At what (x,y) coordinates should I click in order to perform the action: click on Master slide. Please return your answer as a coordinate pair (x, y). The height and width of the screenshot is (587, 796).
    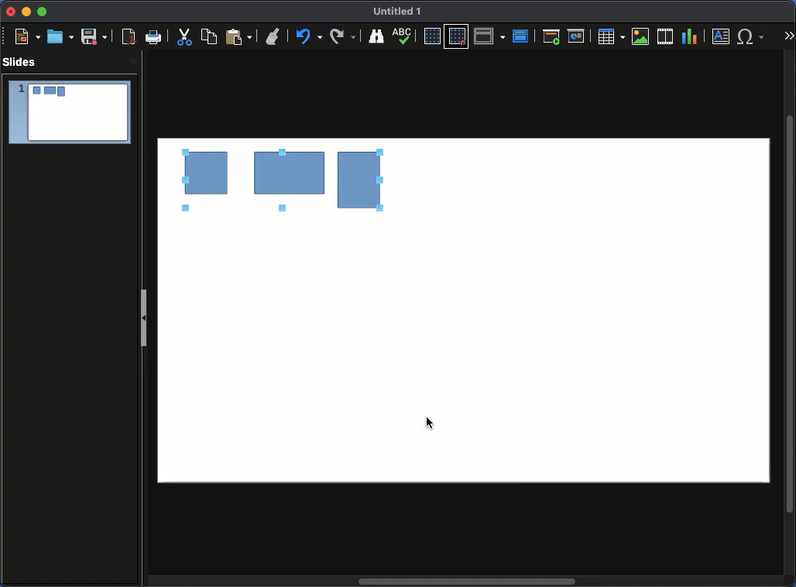
    Looking at the image, I should click on (523, 35).